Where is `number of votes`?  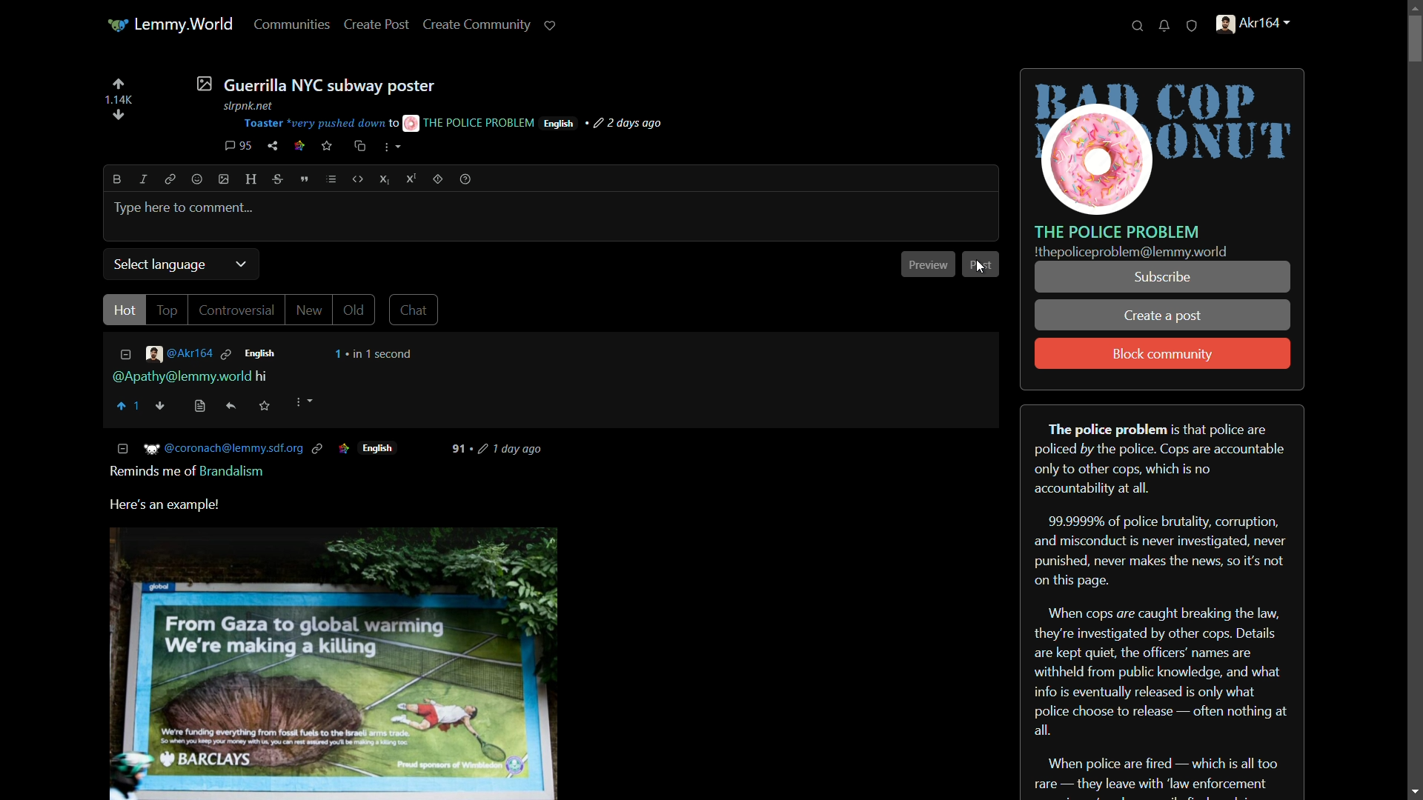 number of votes is located at coordinates (118, 100).